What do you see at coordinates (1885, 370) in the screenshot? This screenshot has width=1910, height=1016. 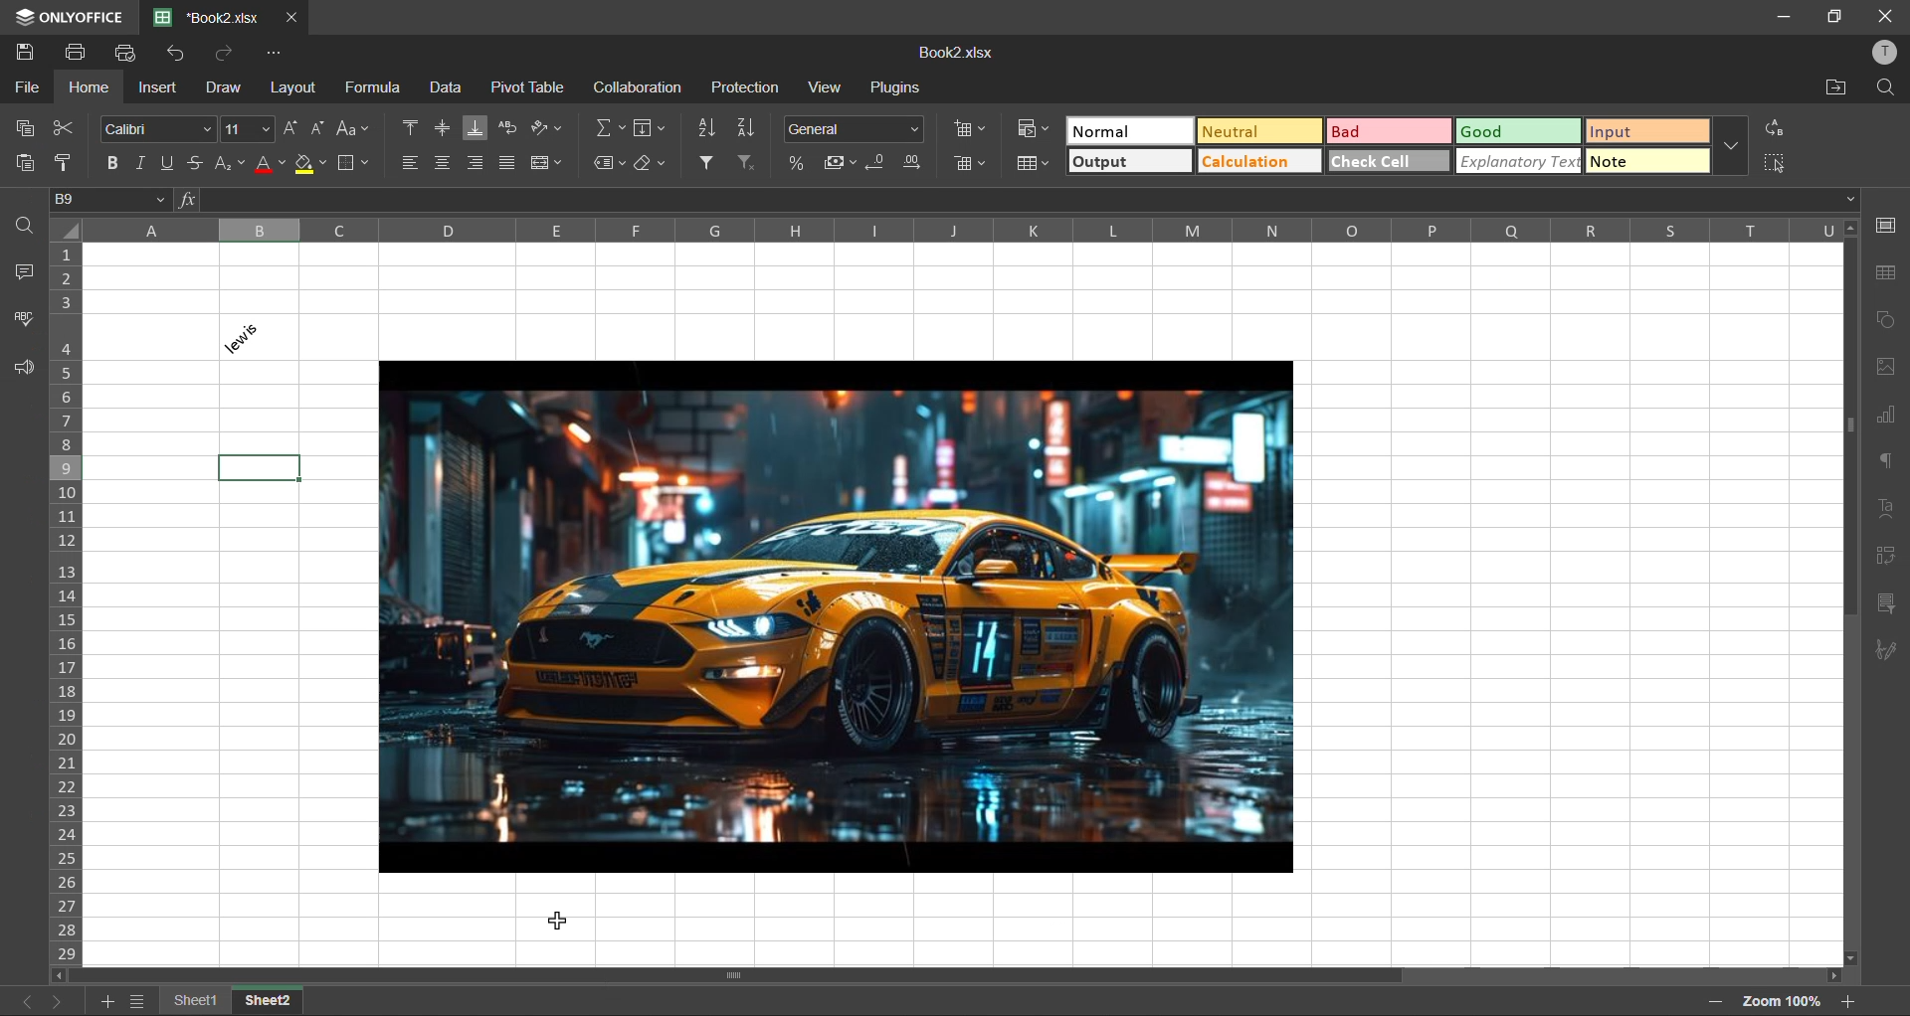 I see `images` at bounding box center [1885, 370].